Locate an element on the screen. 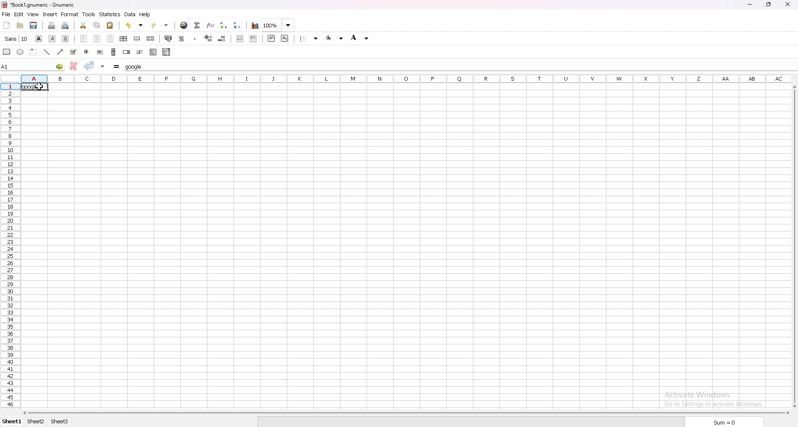  Active Windows Go to settings to activate windows is located at coordinates (713, 397).